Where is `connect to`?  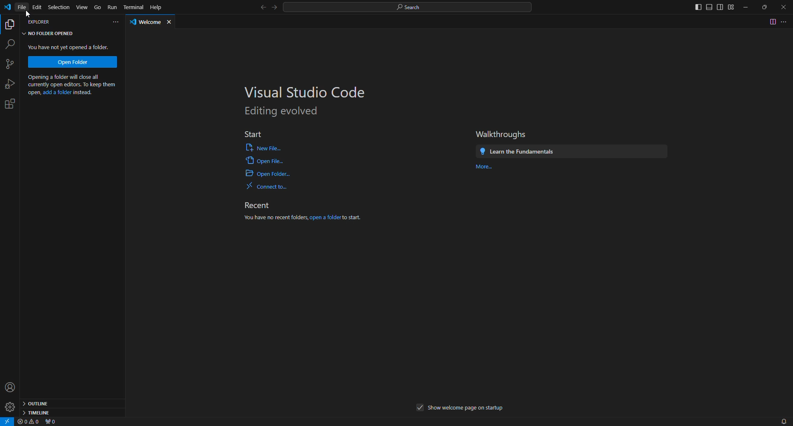 connect to is located at coordinates (268, 187).